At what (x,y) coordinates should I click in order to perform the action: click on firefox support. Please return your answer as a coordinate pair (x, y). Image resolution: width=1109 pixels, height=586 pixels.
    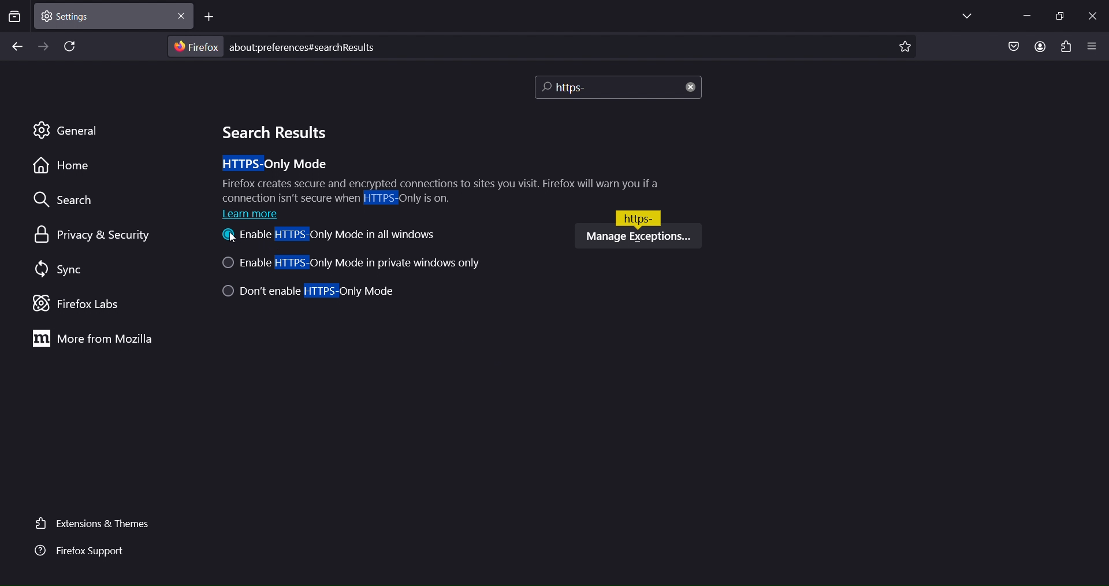
    Looking at the image, I should click on (88, 554).